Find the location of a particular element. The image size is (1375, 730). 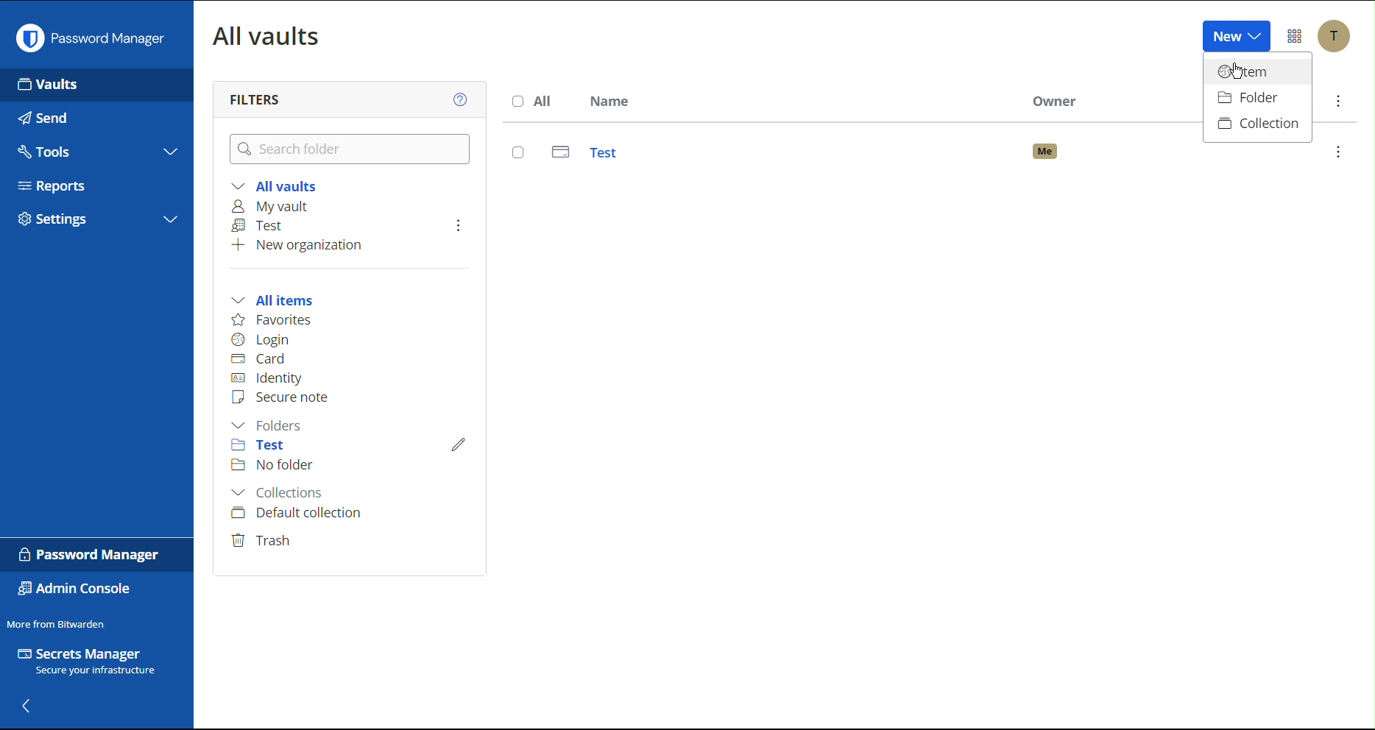

Folder is located at coordinates (1256, 99).